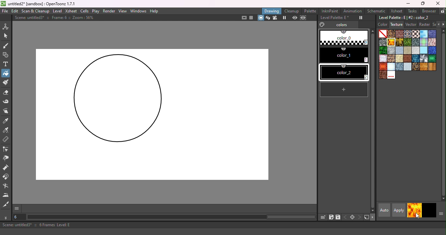  What do you see at coordinates (411, 11) in the screenshot?
I see `Tasks` at bounding box center [411, 11].